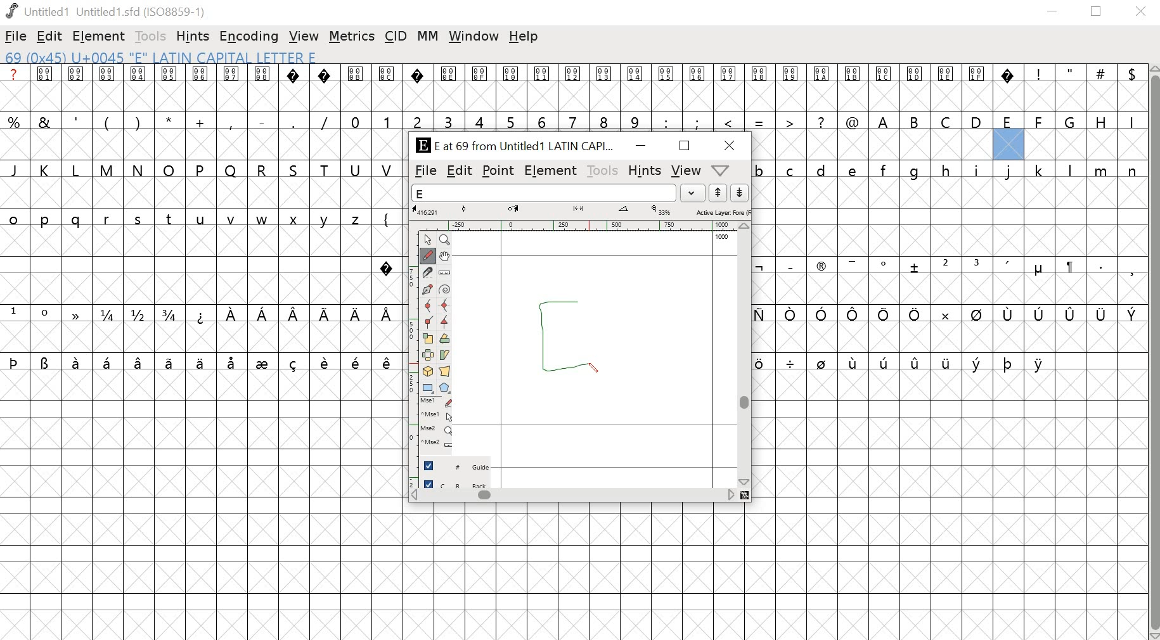 Image resolution: width=1160 pixels, height=640 pixels. Describe the element at coordinates (249, 37) in the screenshot. I see `encoding` at that location.